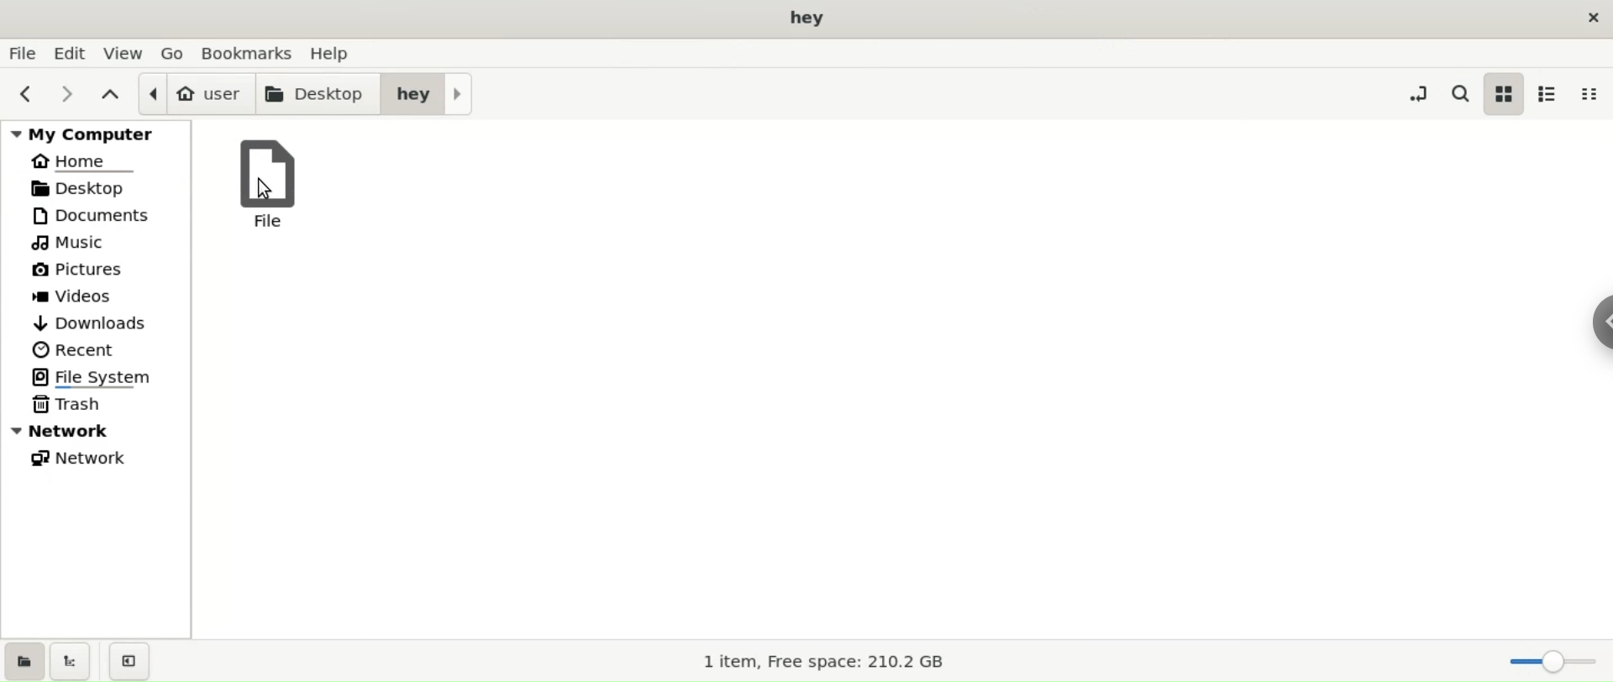 The width and height of the screenshot is (1613, 682). What do you see at coordinates (264, 186) in the screenshot?
I see `cursor` at bounding box center [264, 186].